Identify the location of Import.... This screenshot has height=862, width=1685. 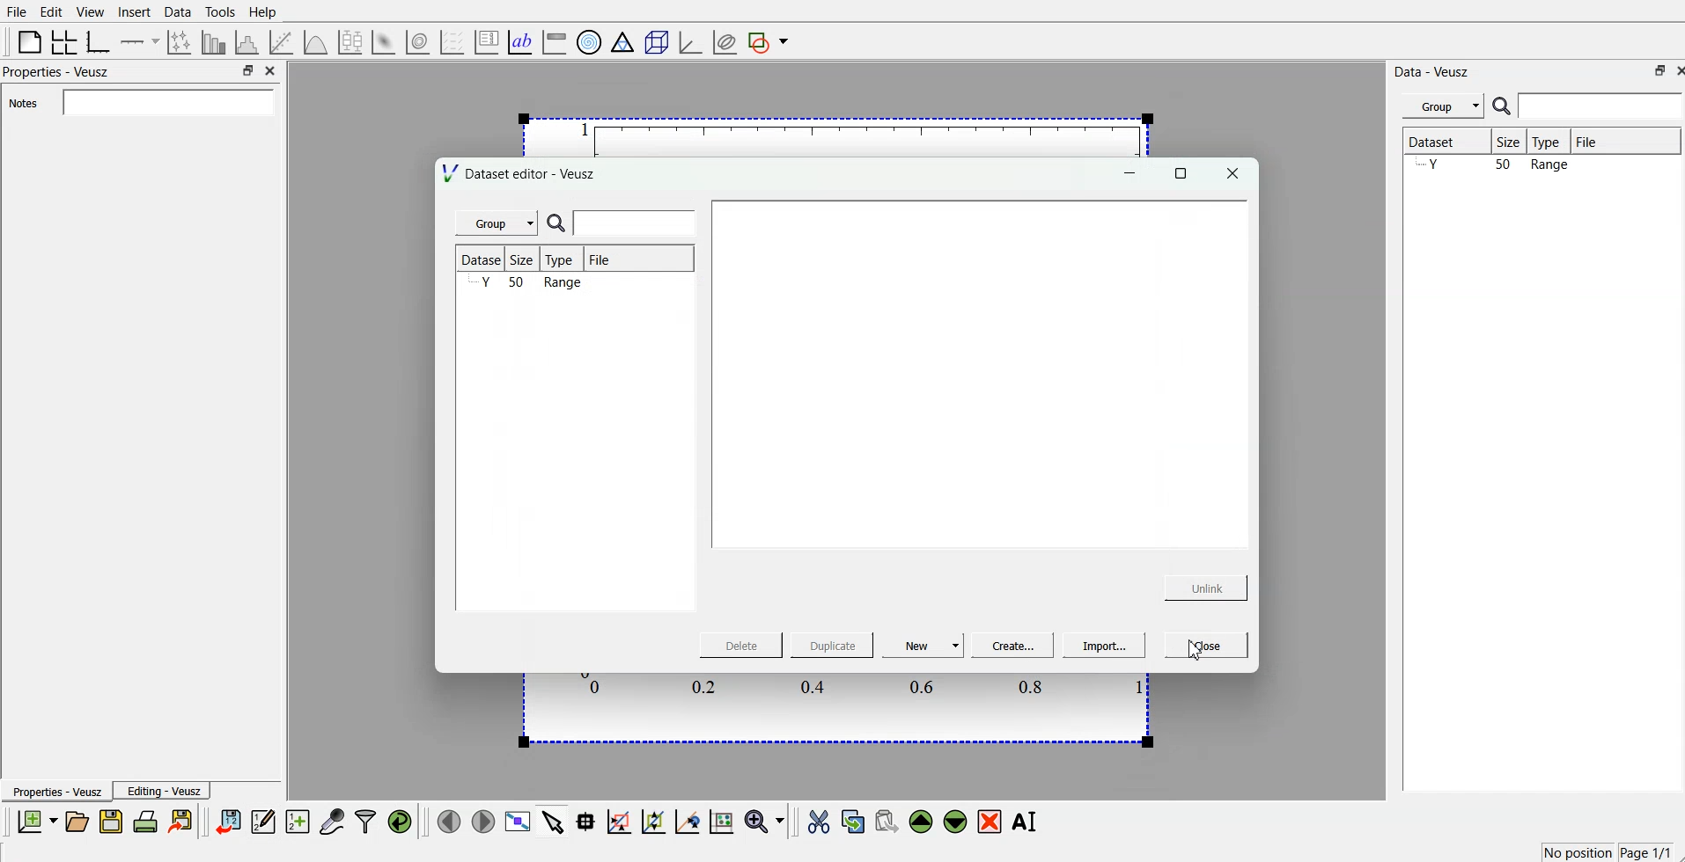
(1105, 646).